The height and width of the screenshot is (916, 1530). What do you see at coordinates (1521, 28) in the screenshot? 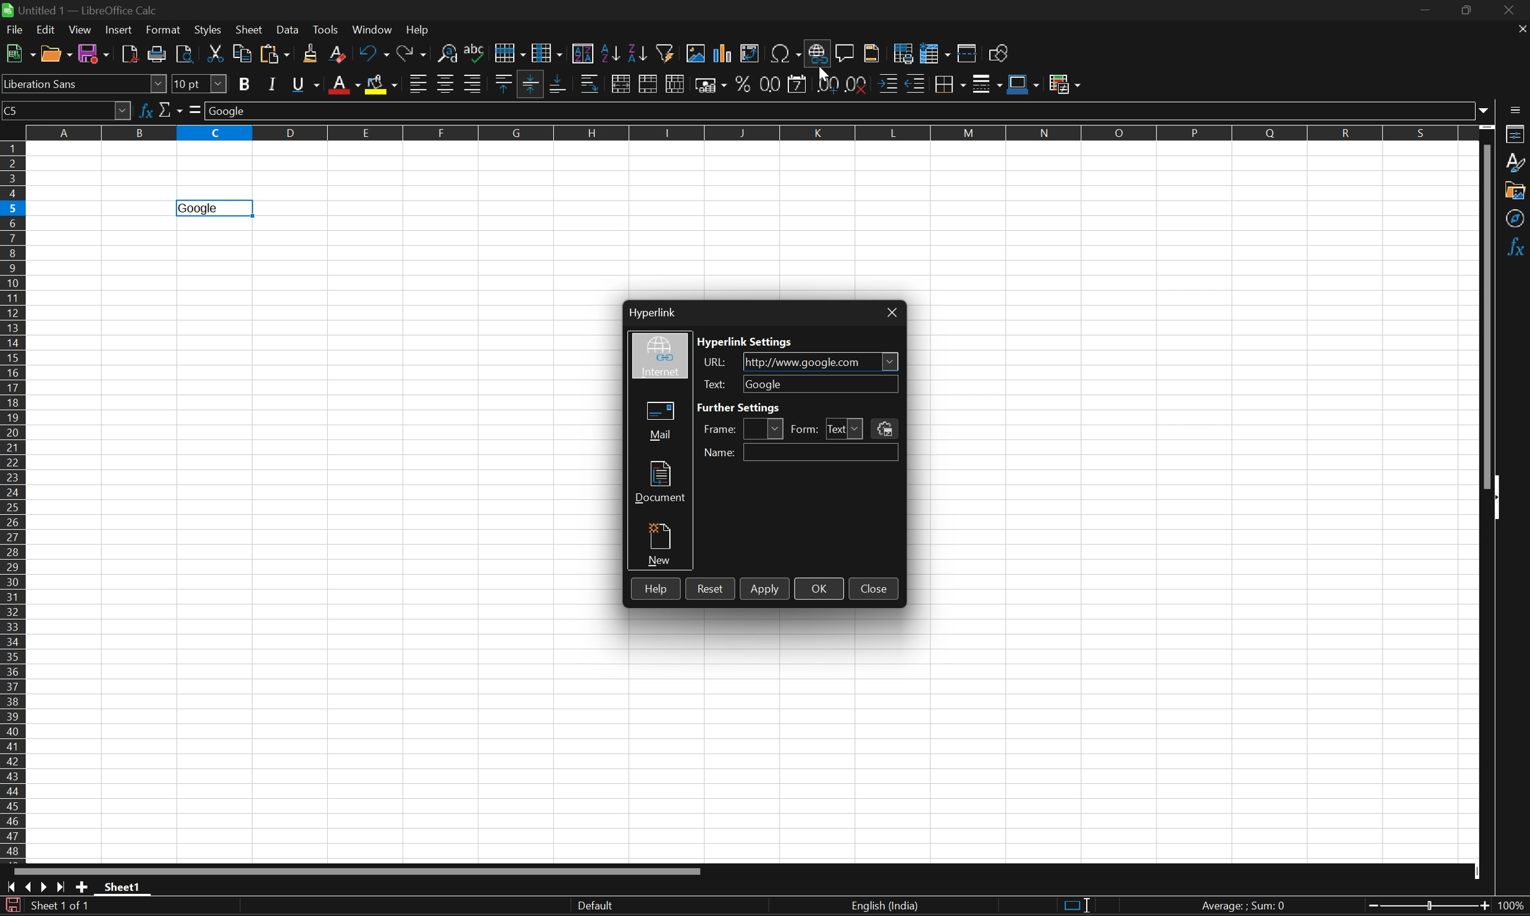
I see `Close document` at bounding box center [1521, 28].